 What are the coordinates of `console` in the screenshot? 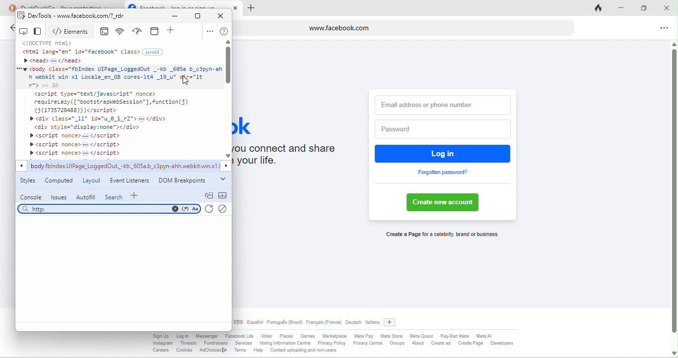 It's located at (31, 197).